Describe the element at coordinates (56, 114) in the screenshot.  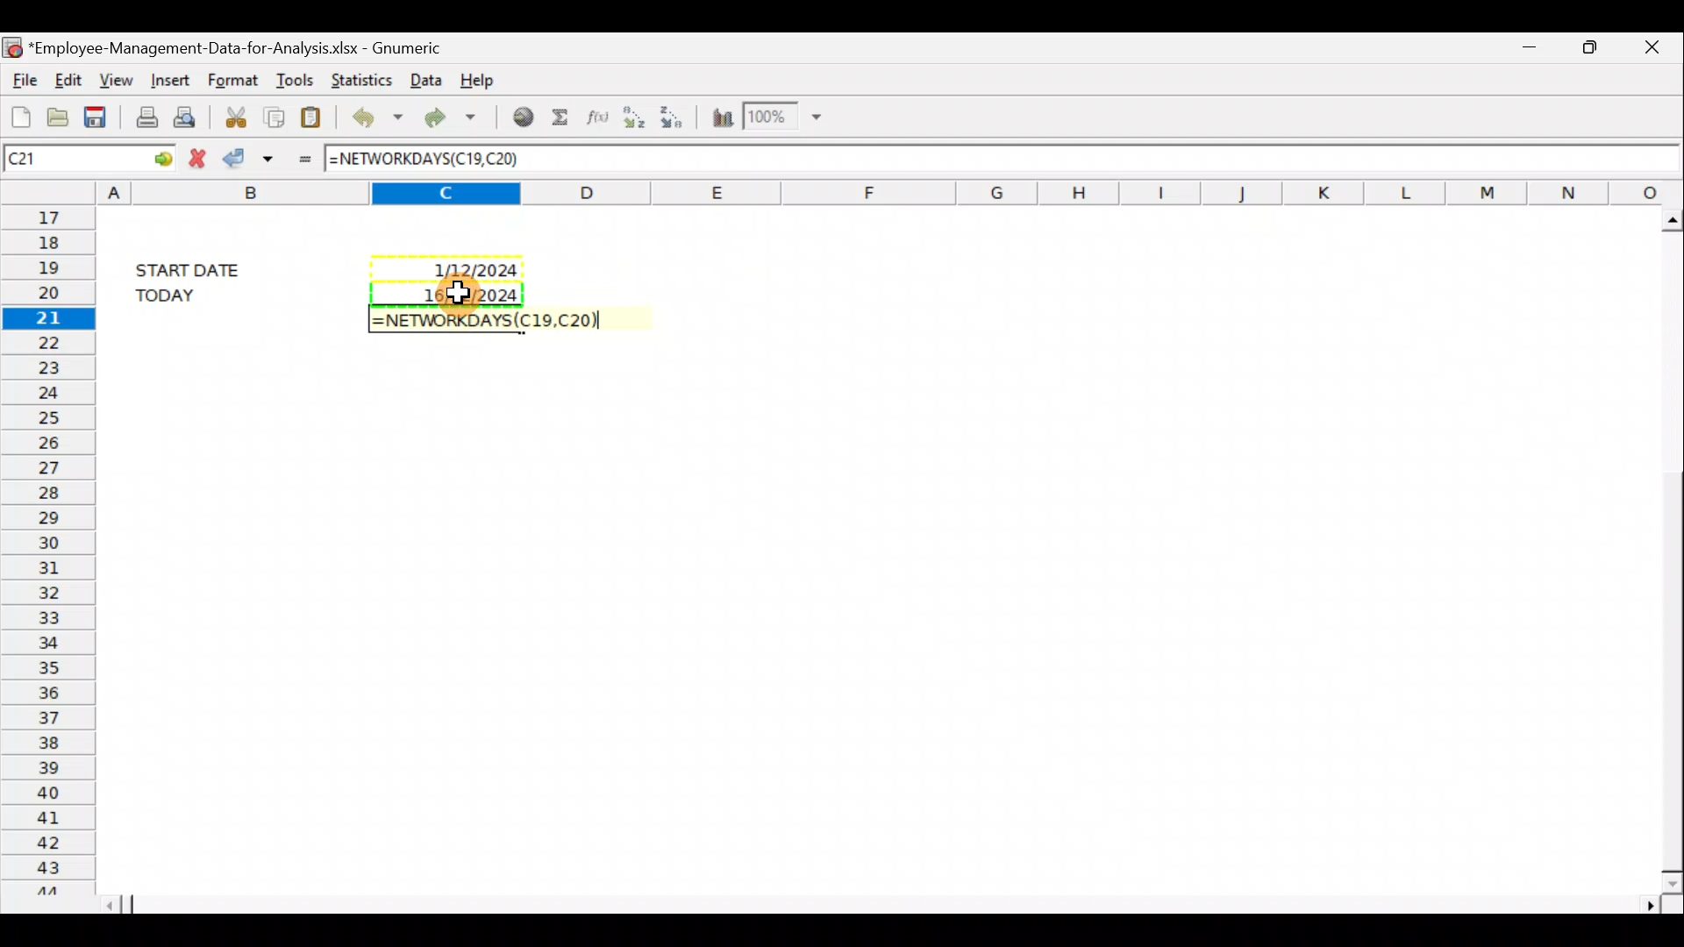
I see `Open a file` at that location.